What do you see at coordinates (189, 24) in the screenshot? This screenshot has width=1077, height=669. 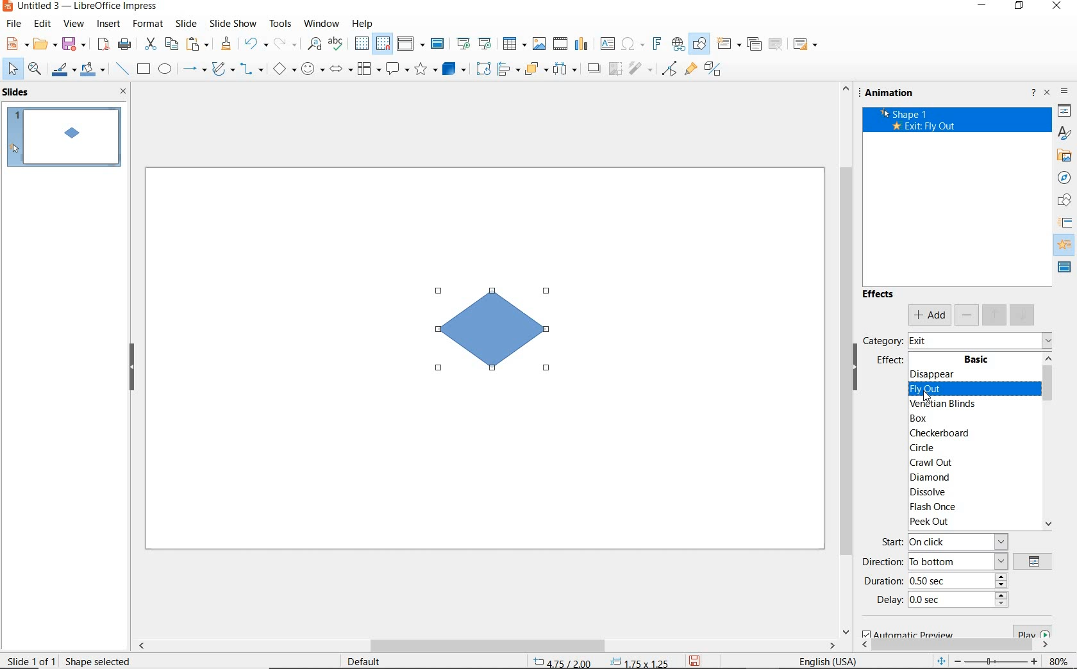 I see `slide` at bounding box center [189, 24].